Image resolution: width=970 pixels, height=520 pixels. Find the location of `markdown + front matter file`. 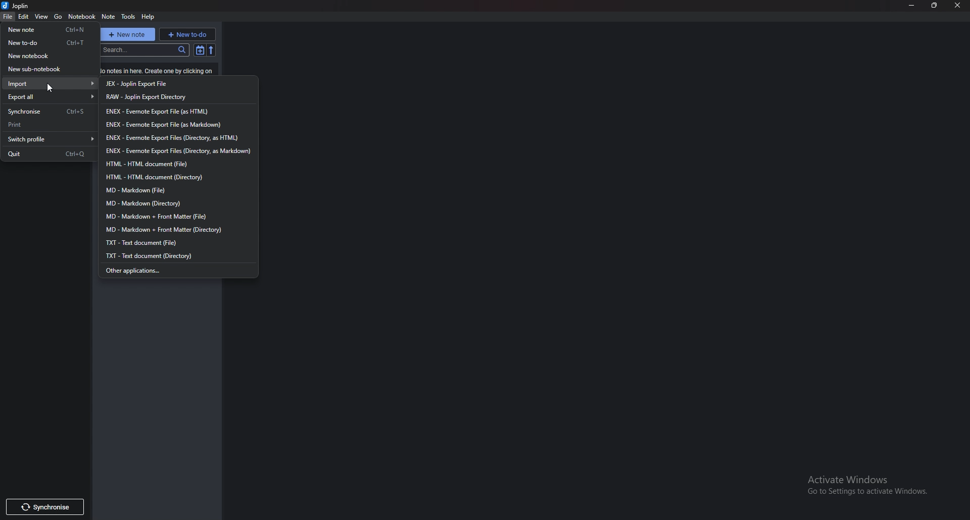

markdown + front matter file is located at coordinates (170, 216).